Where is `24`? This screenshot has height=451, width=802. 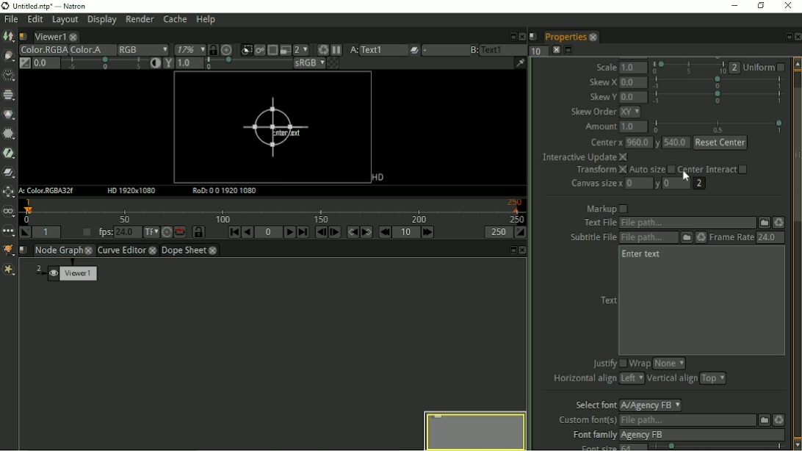
24 is located at coordinates (768, 237).